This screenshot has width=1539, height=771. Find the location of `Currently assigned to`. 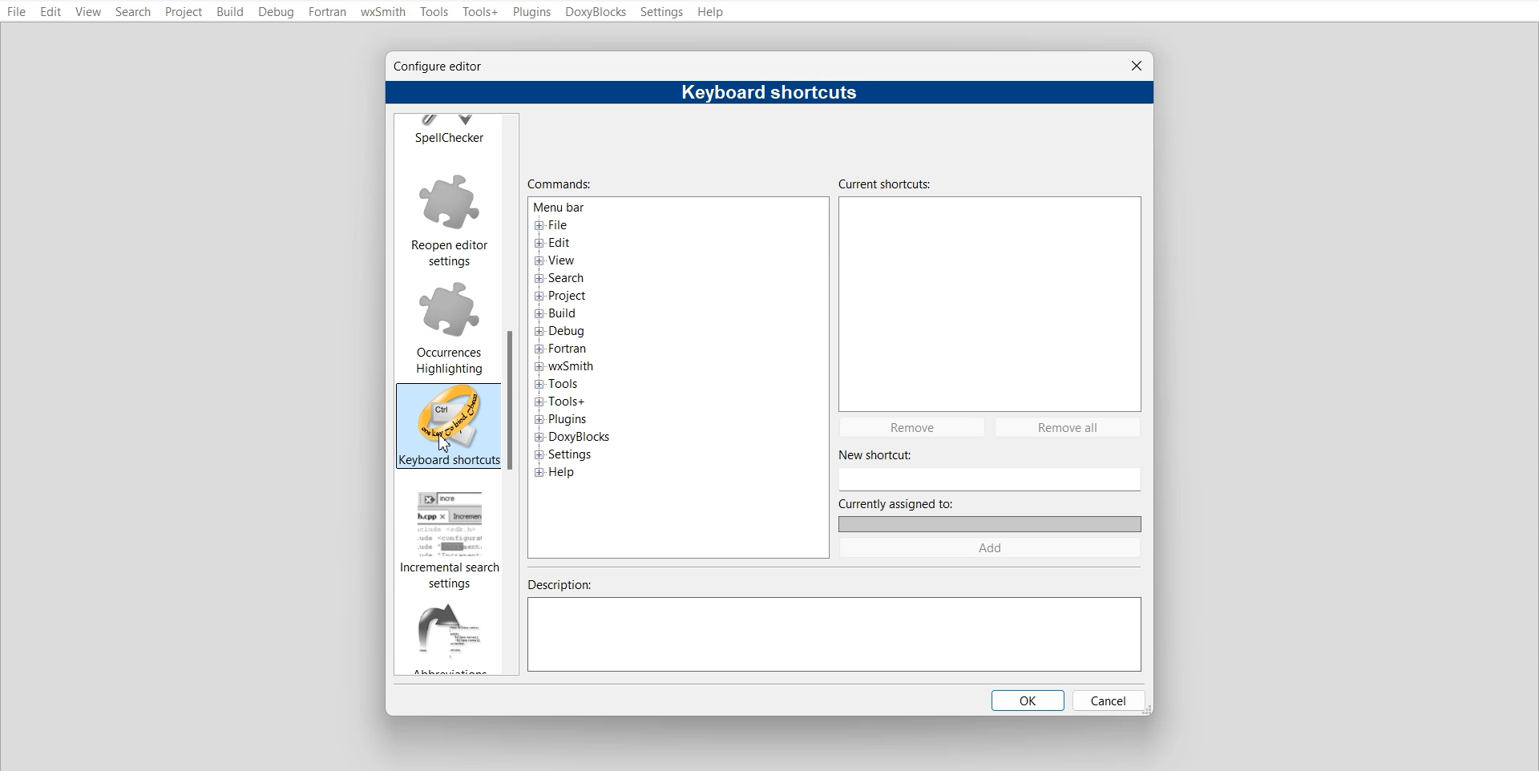

Currently assigned to is located at coordinates (989, 515).